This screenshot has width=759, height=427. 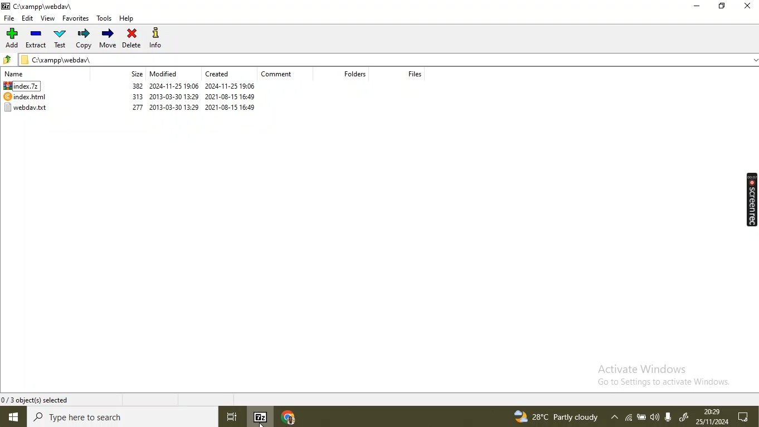 What do you see at coordinates (405, 74) in the screenshot?
I see `files` at bounding box center [405, 74].